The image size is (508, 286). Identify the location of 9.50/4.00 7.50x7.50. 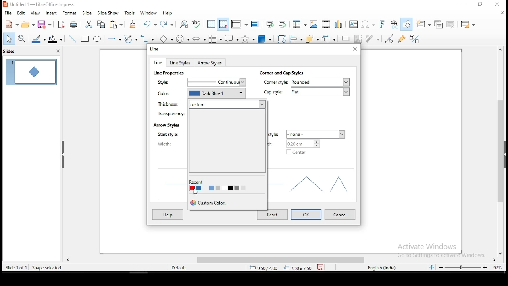
(277, 268).